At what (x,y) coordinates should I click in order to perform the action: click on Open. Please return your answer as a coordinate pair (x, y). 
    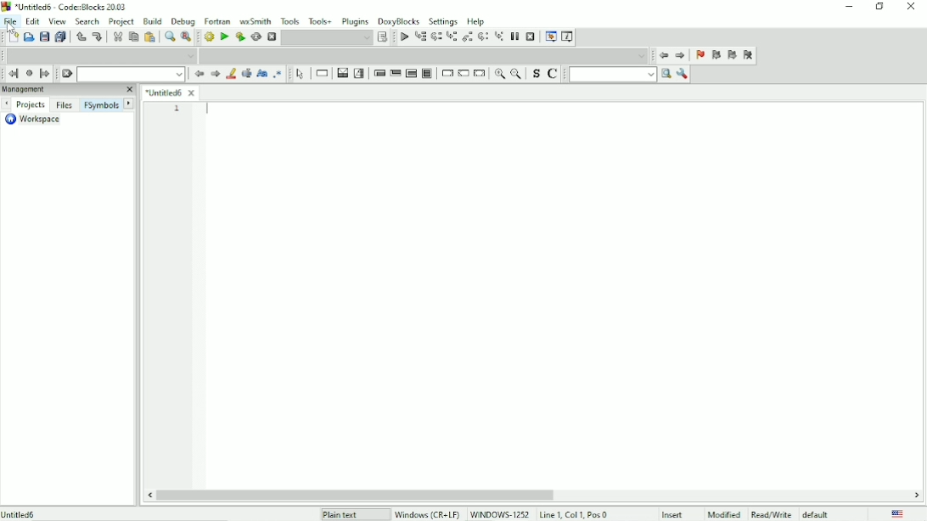
    Looking at the image, I should click on (29, 36).